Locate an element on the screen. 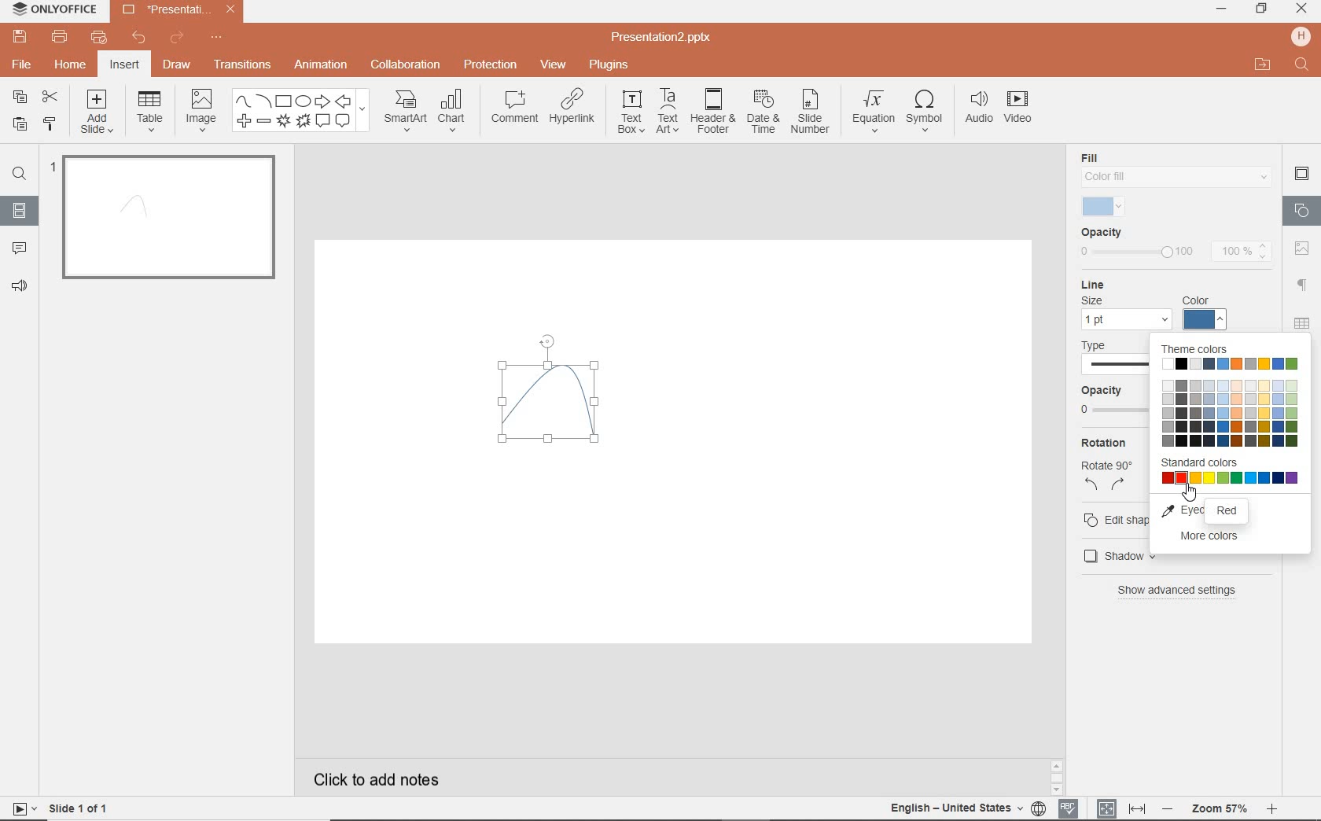  SLIDES is located at coordinates (19, 210).